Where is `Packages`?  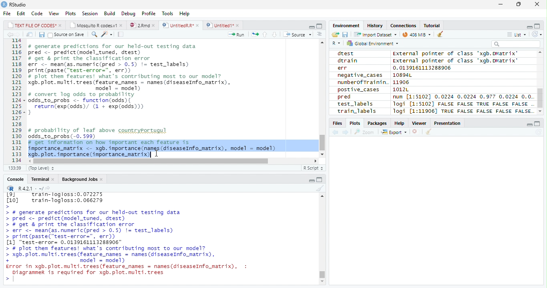 Packages is located at coordinates (377, 123).